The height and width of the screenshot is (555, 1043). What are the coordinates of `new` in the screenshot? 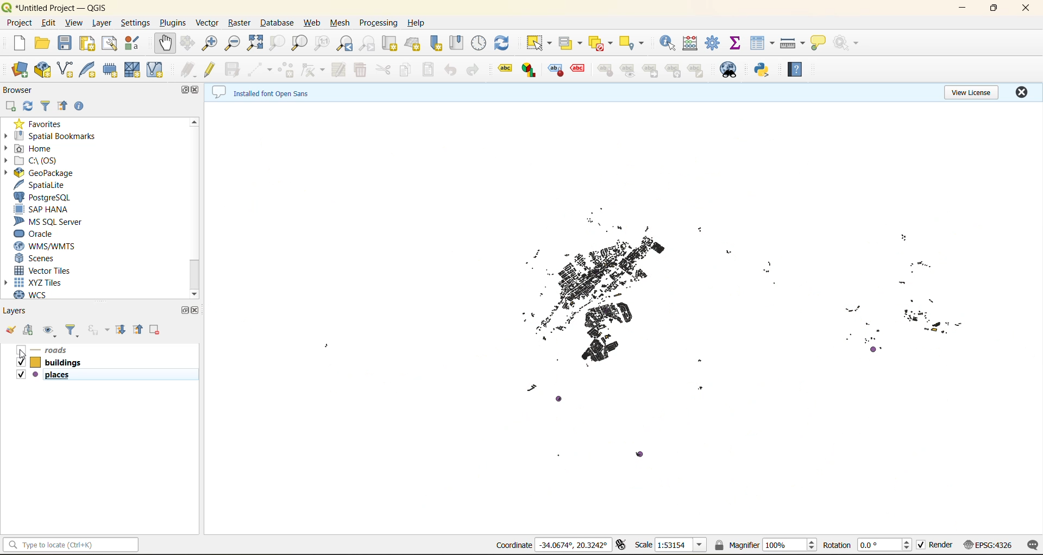 It's located at (18, 43).